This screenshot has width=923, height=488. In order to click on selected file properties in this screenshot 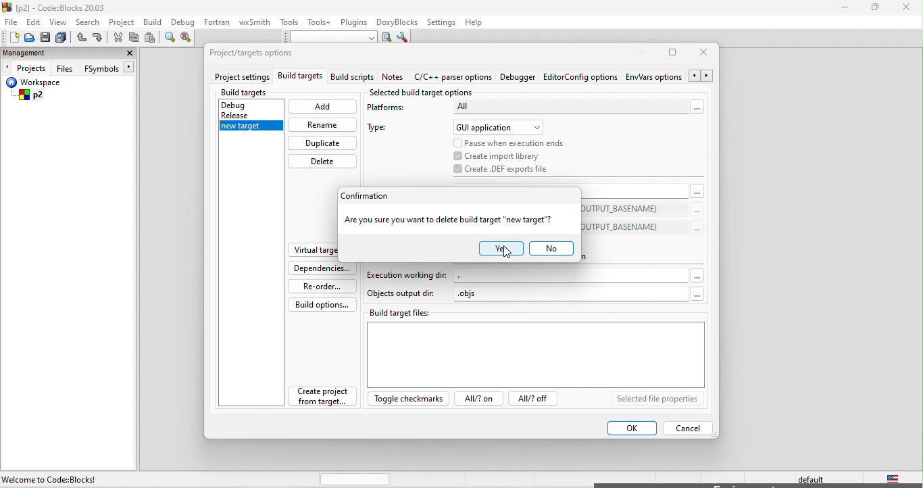, I will do `click(656, 399)`.